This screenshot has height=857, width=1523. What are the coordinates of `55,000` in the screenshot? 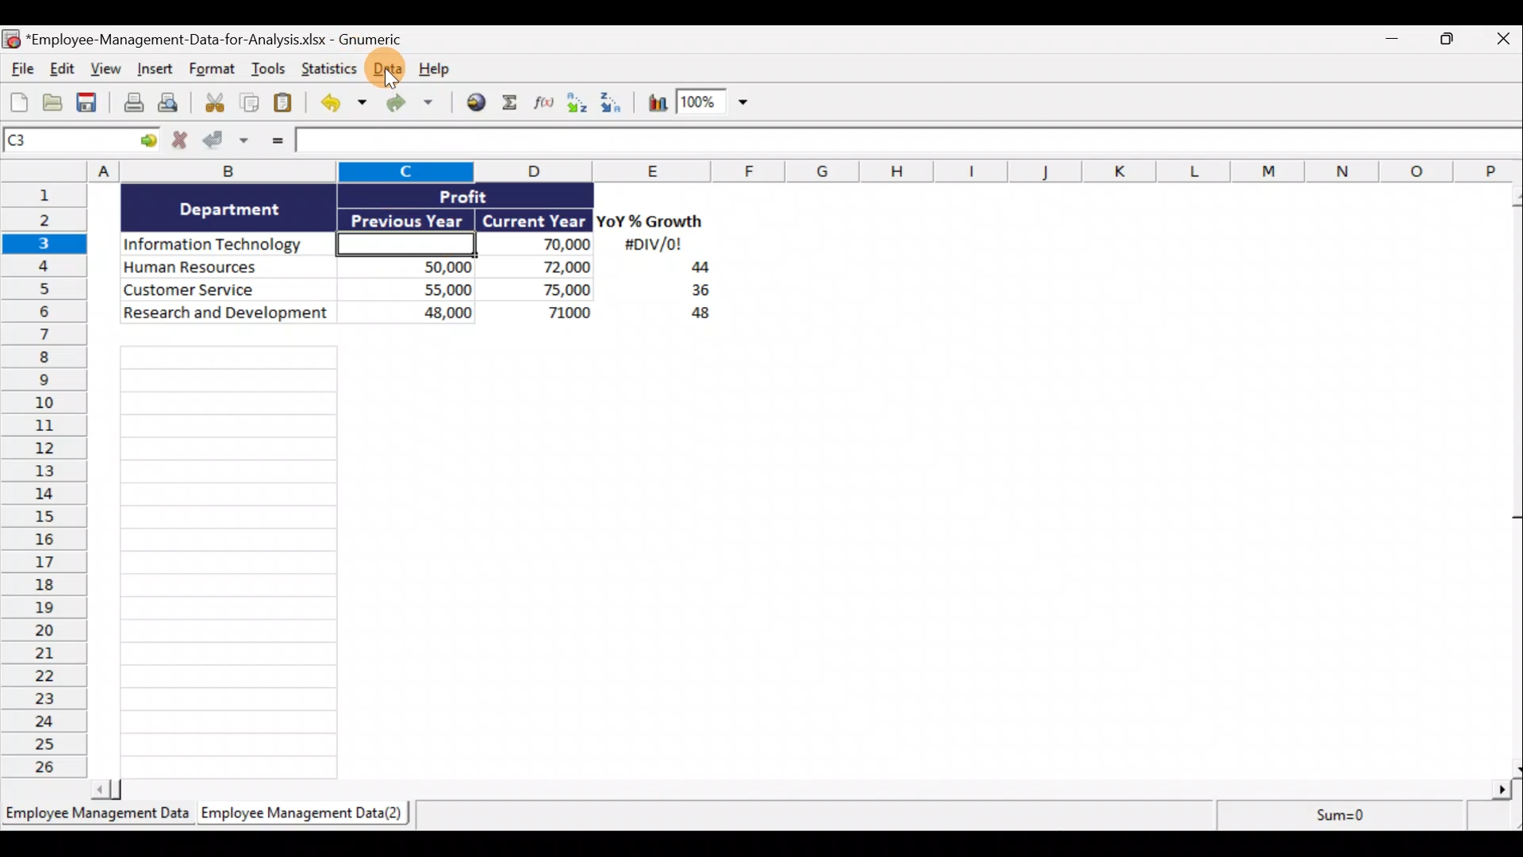 It's located at (415, 289).